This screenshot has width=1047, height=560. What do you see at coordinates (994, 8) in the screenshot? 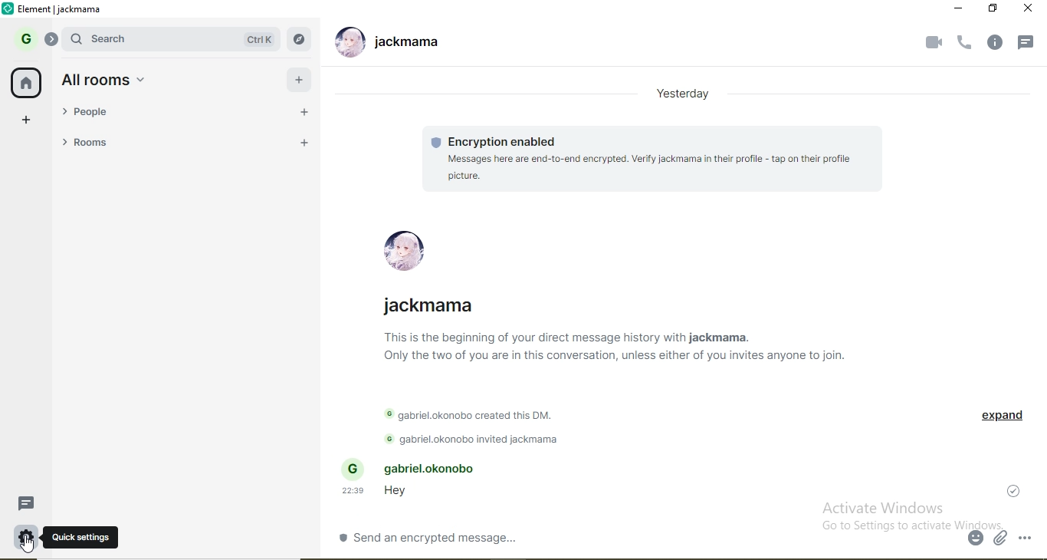
I see `restore` at bounding box center [994, 8].